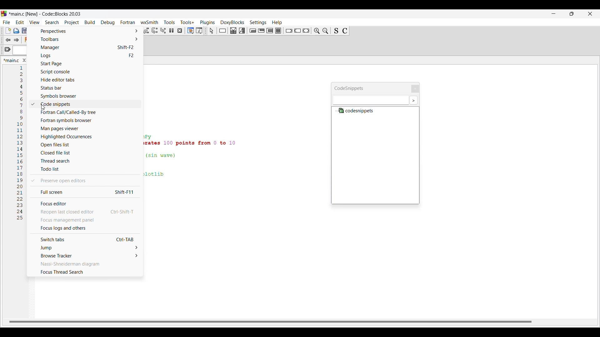 The width and height of the screenshot is (600, 337). What do you see at coordinates (85, 203) in the screenshot?
I see `Focus editor` at bounding box center [85, 203].